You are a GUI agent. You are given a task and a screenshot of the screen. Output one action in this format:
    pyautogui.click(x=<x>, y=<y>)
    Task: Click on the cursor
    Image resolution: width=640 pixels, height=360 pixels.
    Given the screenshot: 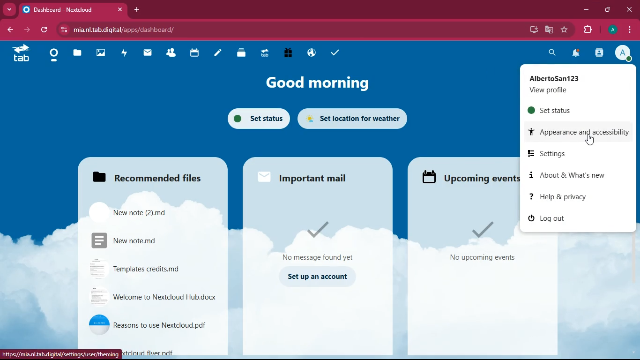 What is the action you would take?
    pyautogui.click(x=588, y=142)
    